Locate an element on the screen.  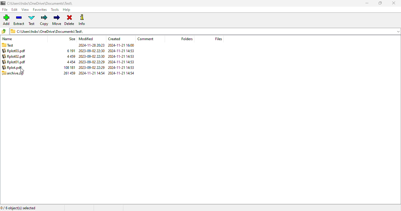
move is located at coordinates (57, 20).